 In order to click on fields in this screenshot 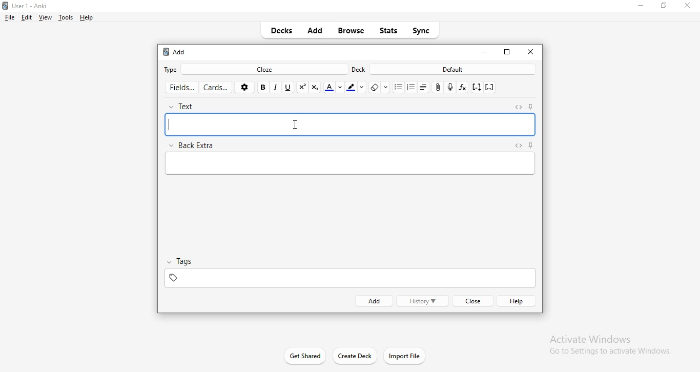, I will do `click(181, 86)`.